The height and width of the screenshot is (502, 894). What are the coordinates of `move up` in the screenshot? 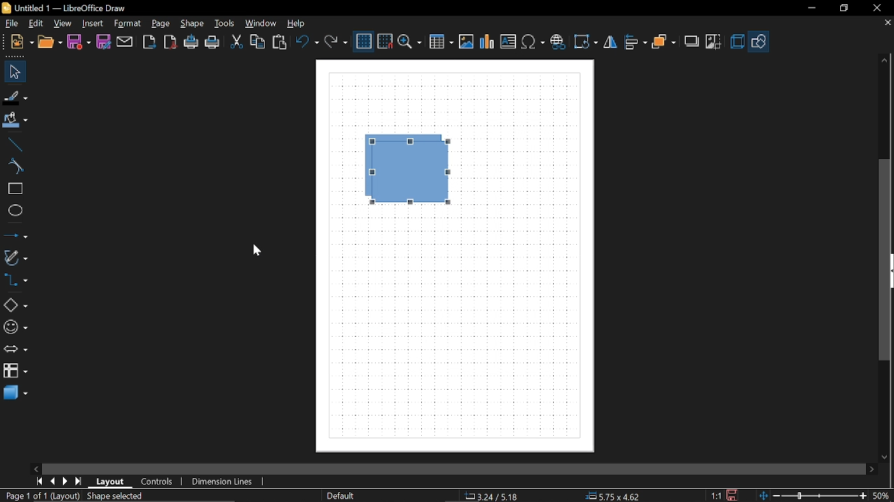 It's located at (882, 61).